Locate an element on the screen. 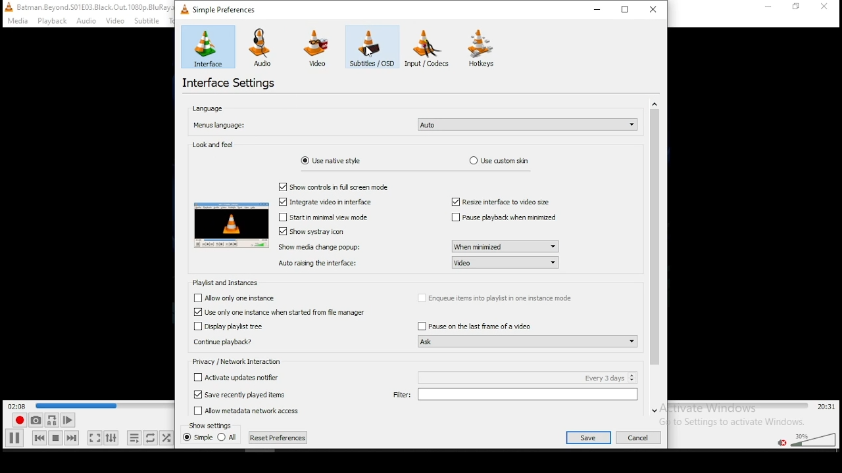 The height and width of the screenshot is (473, 842). play/pause is located at coordinates (15, 438).